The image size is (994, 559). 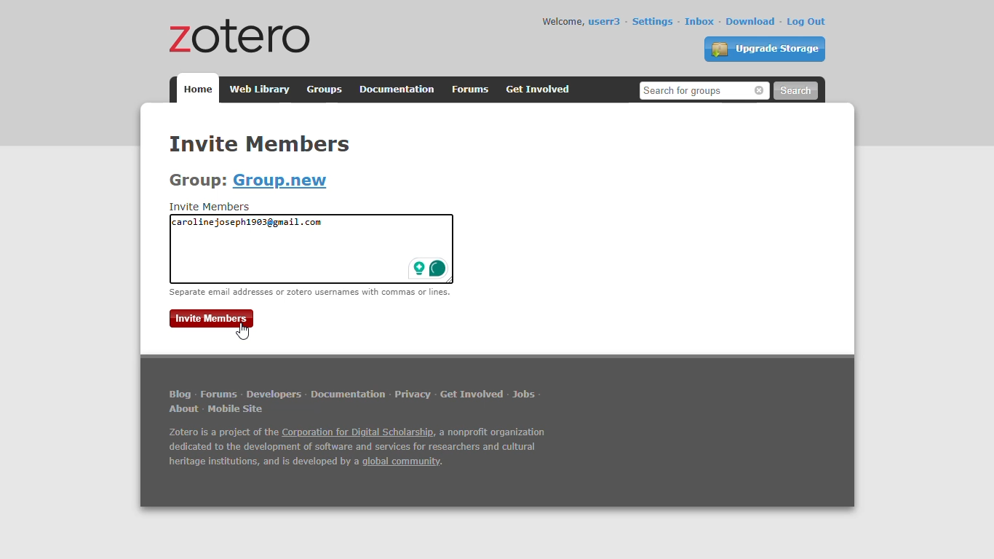 I want to click on grammarly extension, so click(x=428, y=269).